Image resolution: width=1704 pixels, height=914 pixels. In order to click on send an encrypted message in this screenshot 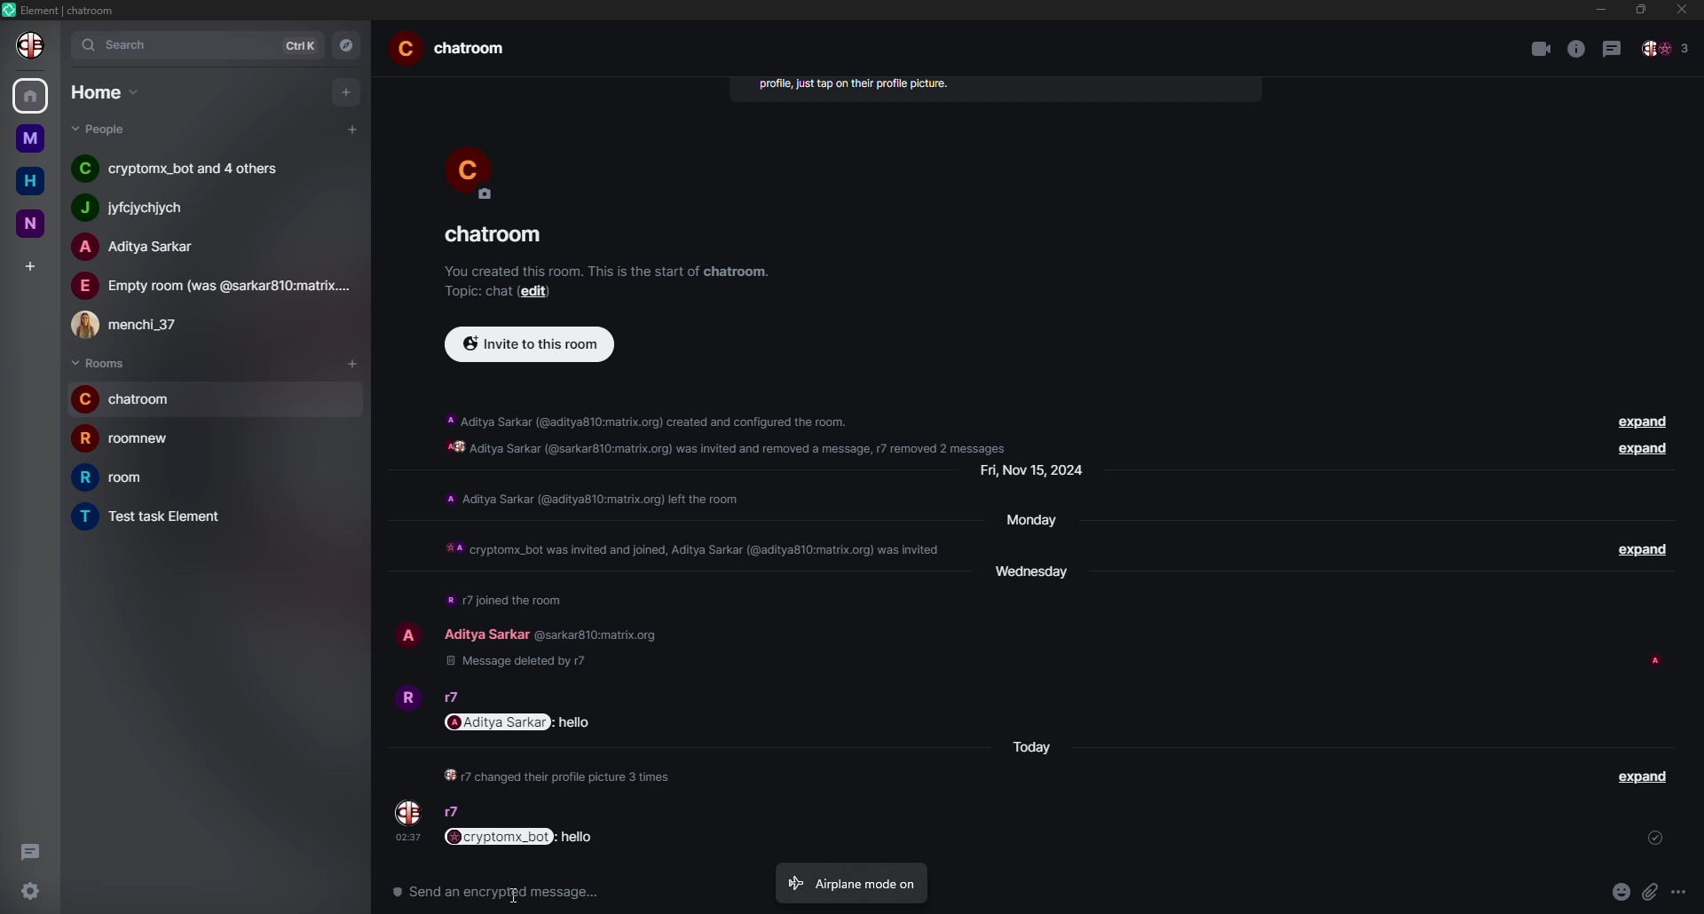, I will do `click(501, 894)`.